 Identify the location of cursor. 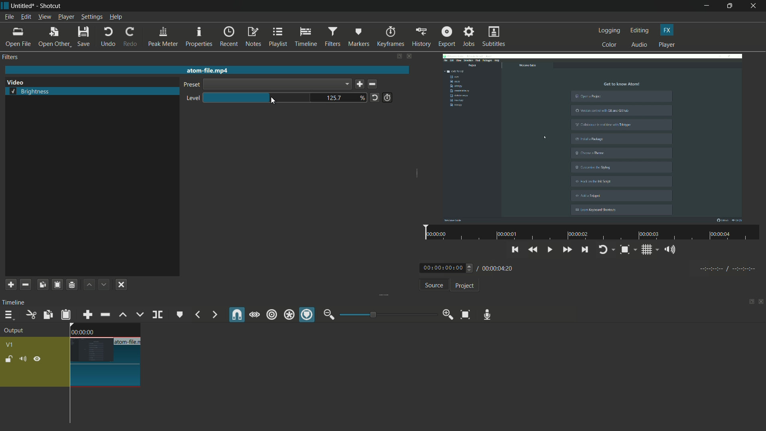
(274, 101).